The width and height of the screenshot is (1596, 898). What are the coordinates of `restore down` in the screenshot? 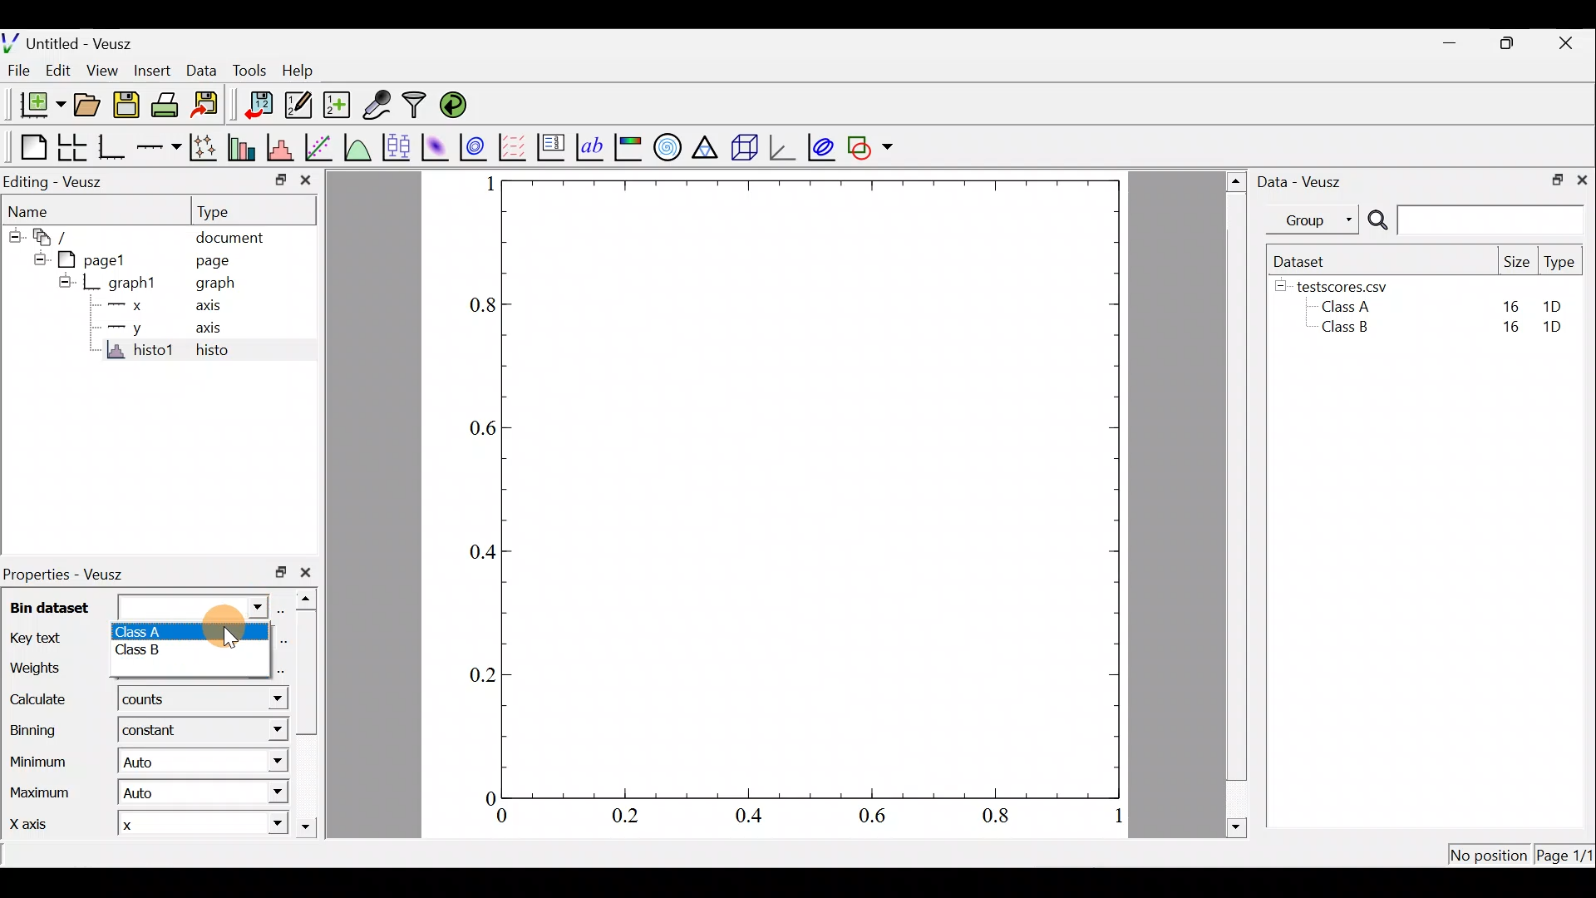 It's located at (273, 178).